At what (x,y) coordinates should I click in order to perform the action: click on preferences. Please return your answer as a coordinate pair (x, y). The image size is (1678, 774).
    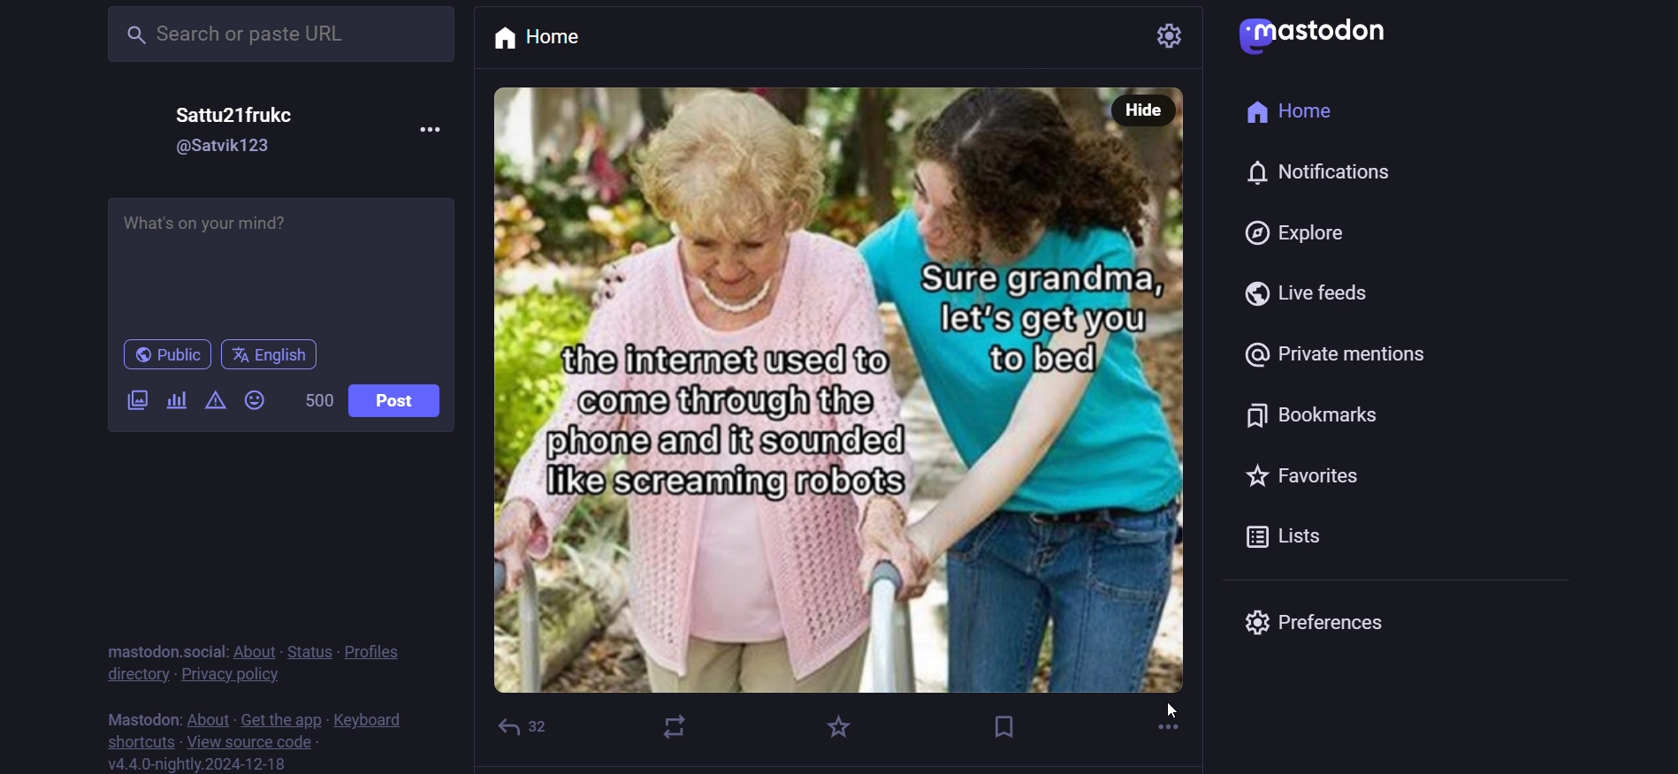
    Looking at the image, I should click on (1327, 618).